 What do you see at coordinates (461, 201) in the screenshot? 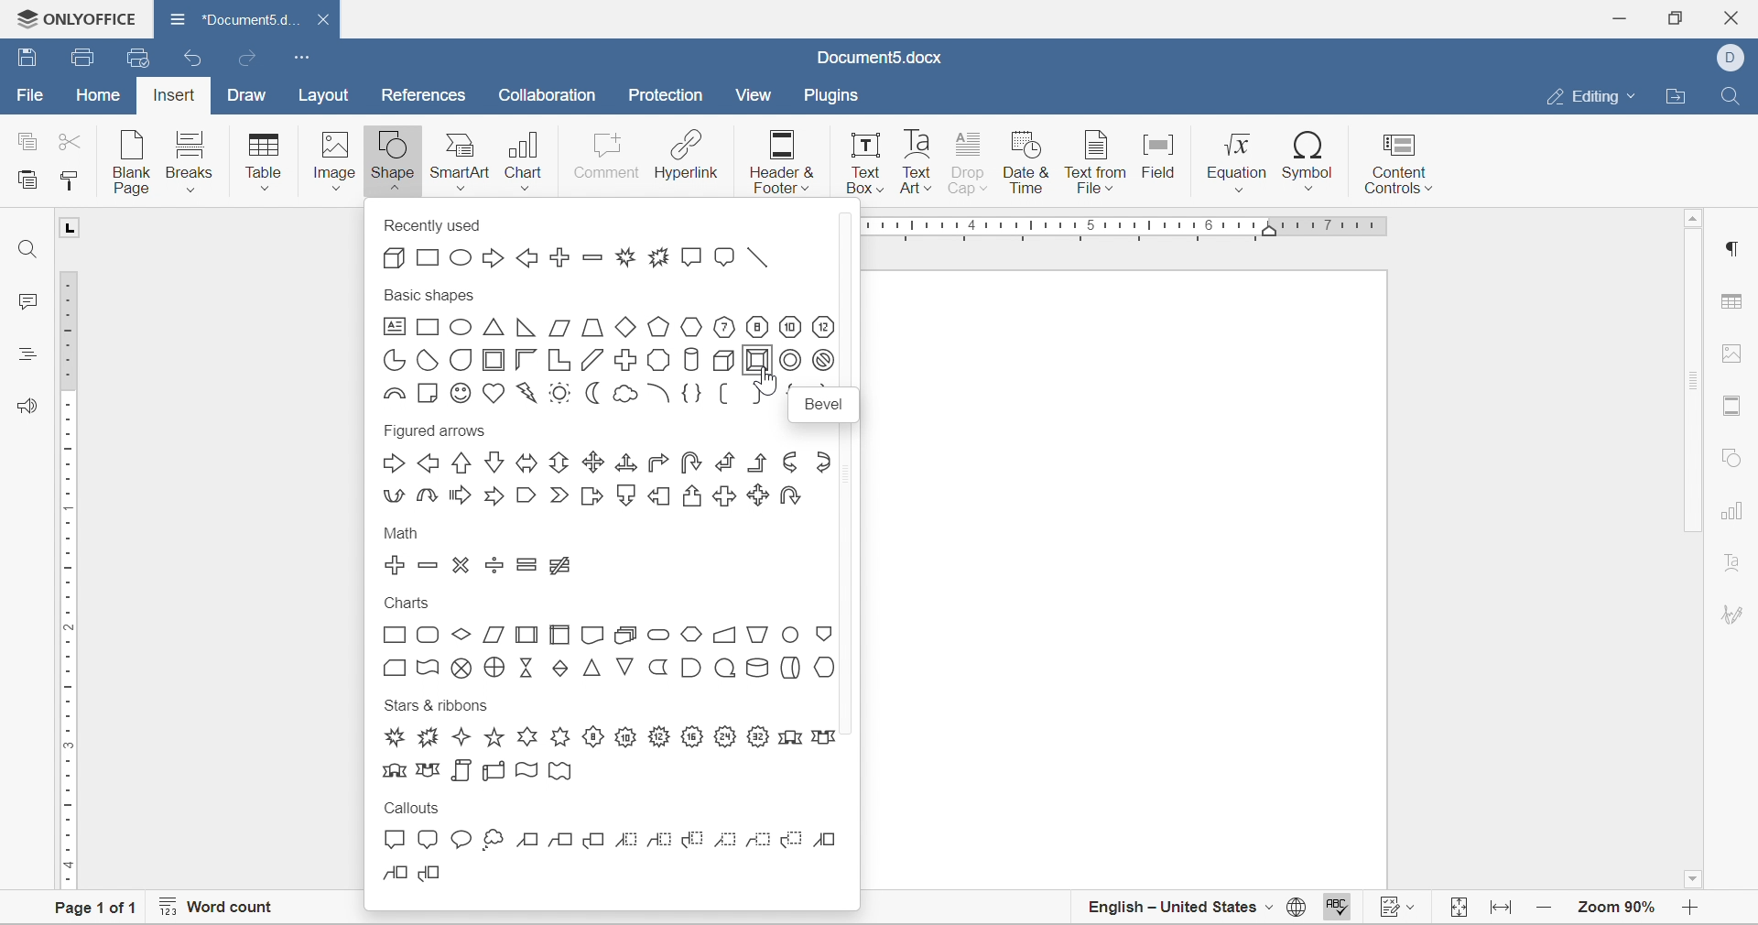
I see `insert shape` at bounding box center [461, 201].